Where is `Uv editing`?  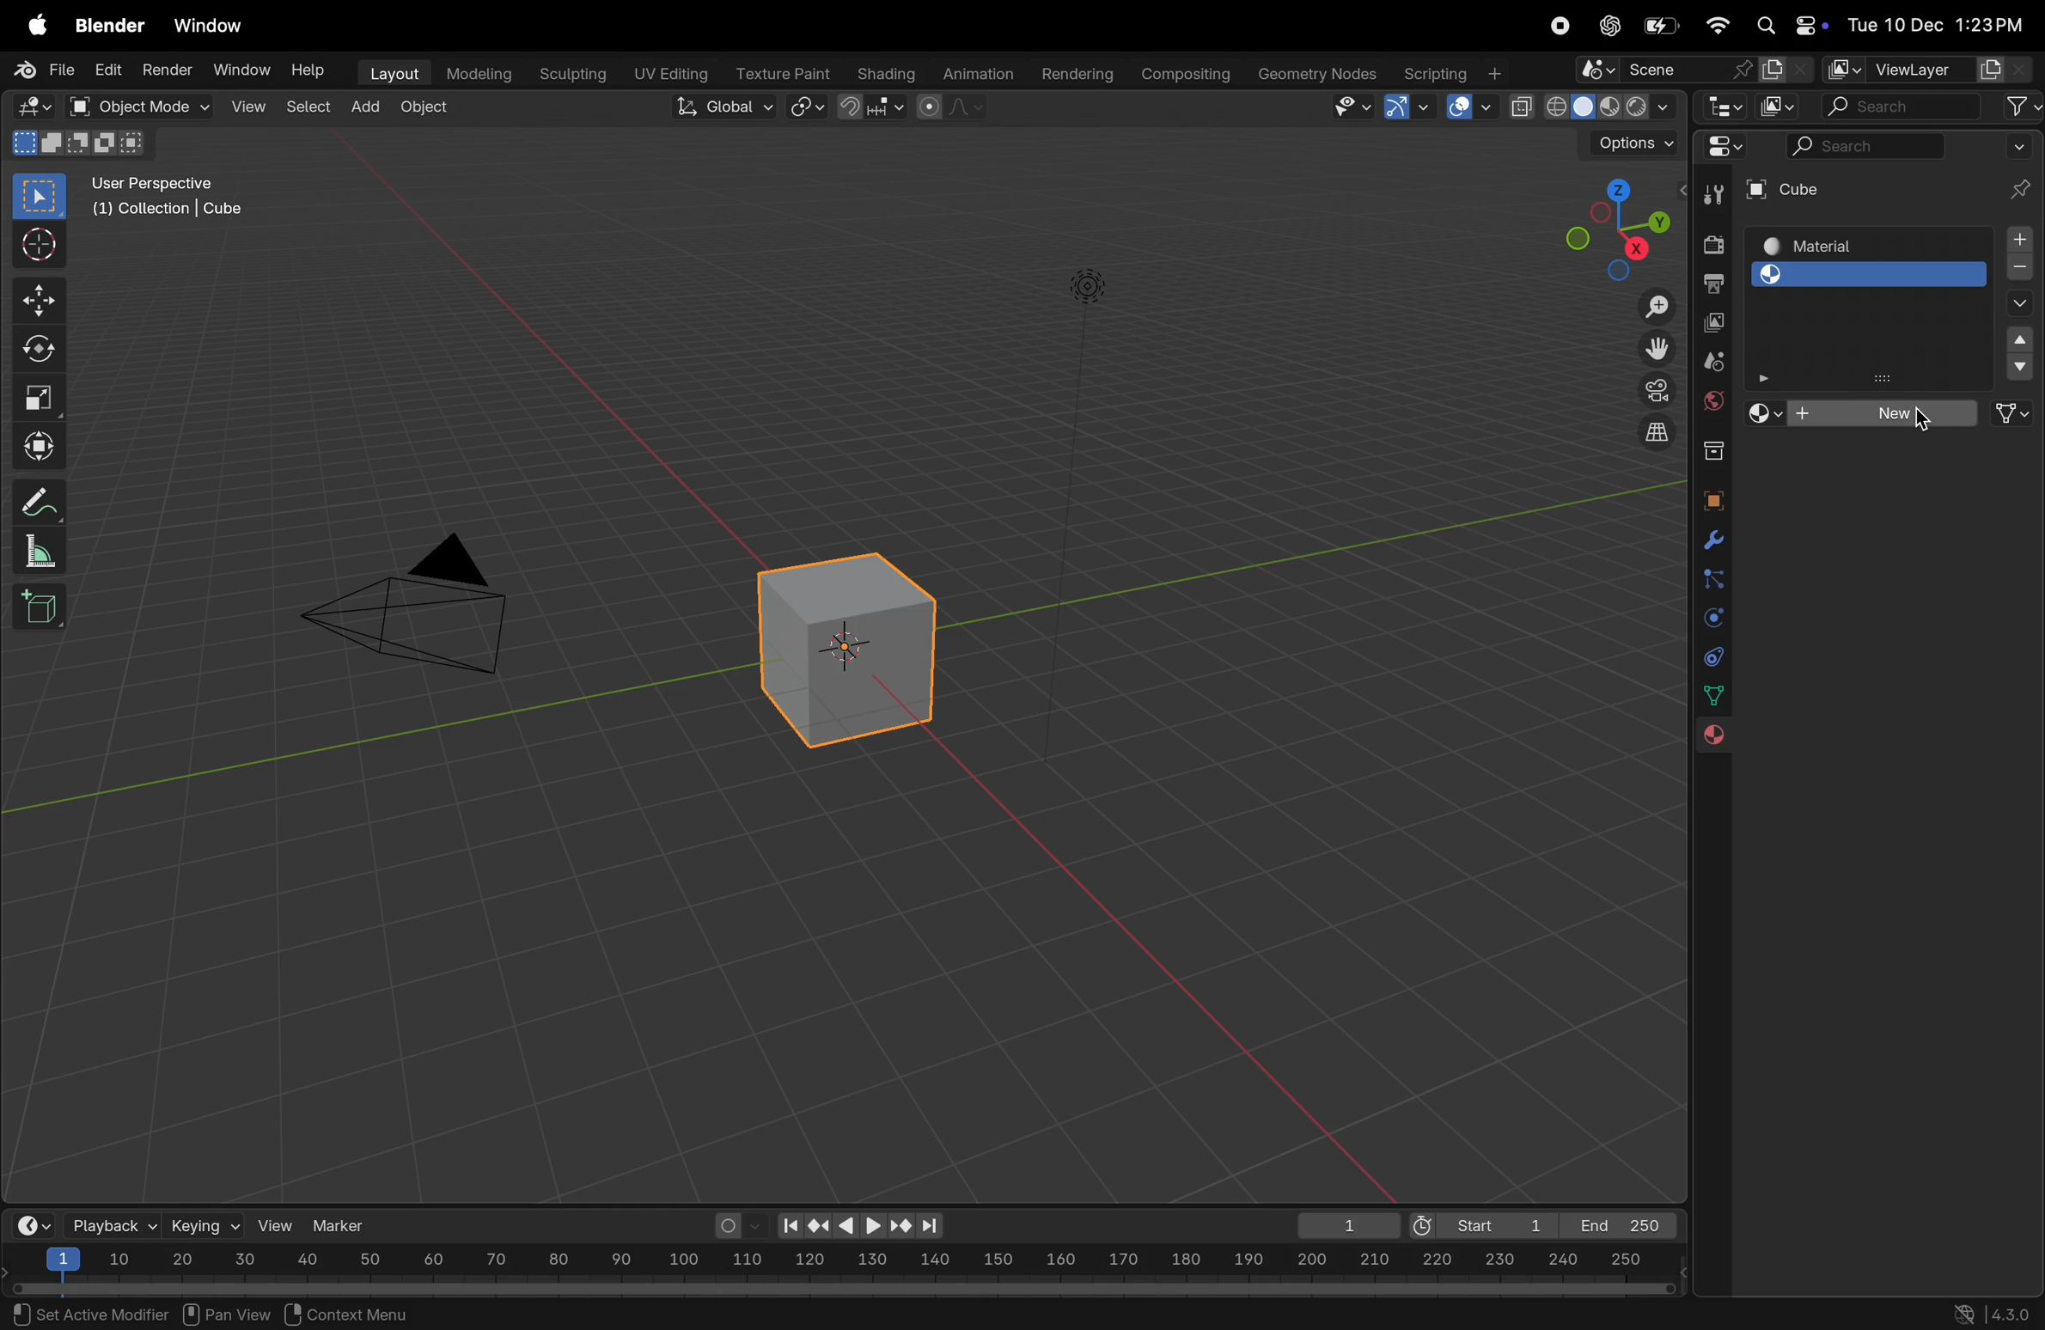 Uv editing is located at coordinates (665, 70).